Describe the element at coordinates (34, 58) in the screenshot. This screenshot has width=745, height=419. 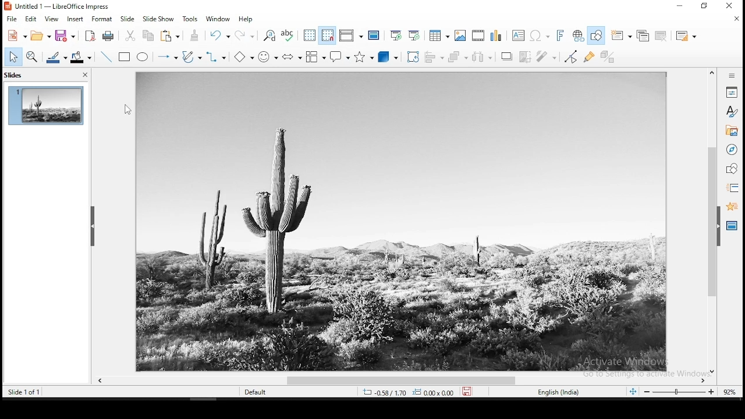
I see `zoom and pan` at that location.